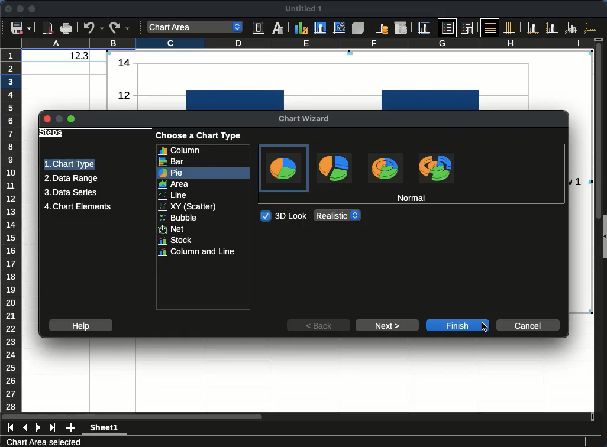  Describe the element at coordinates (307, 43) in the screenshot. I see `column ` at that location.